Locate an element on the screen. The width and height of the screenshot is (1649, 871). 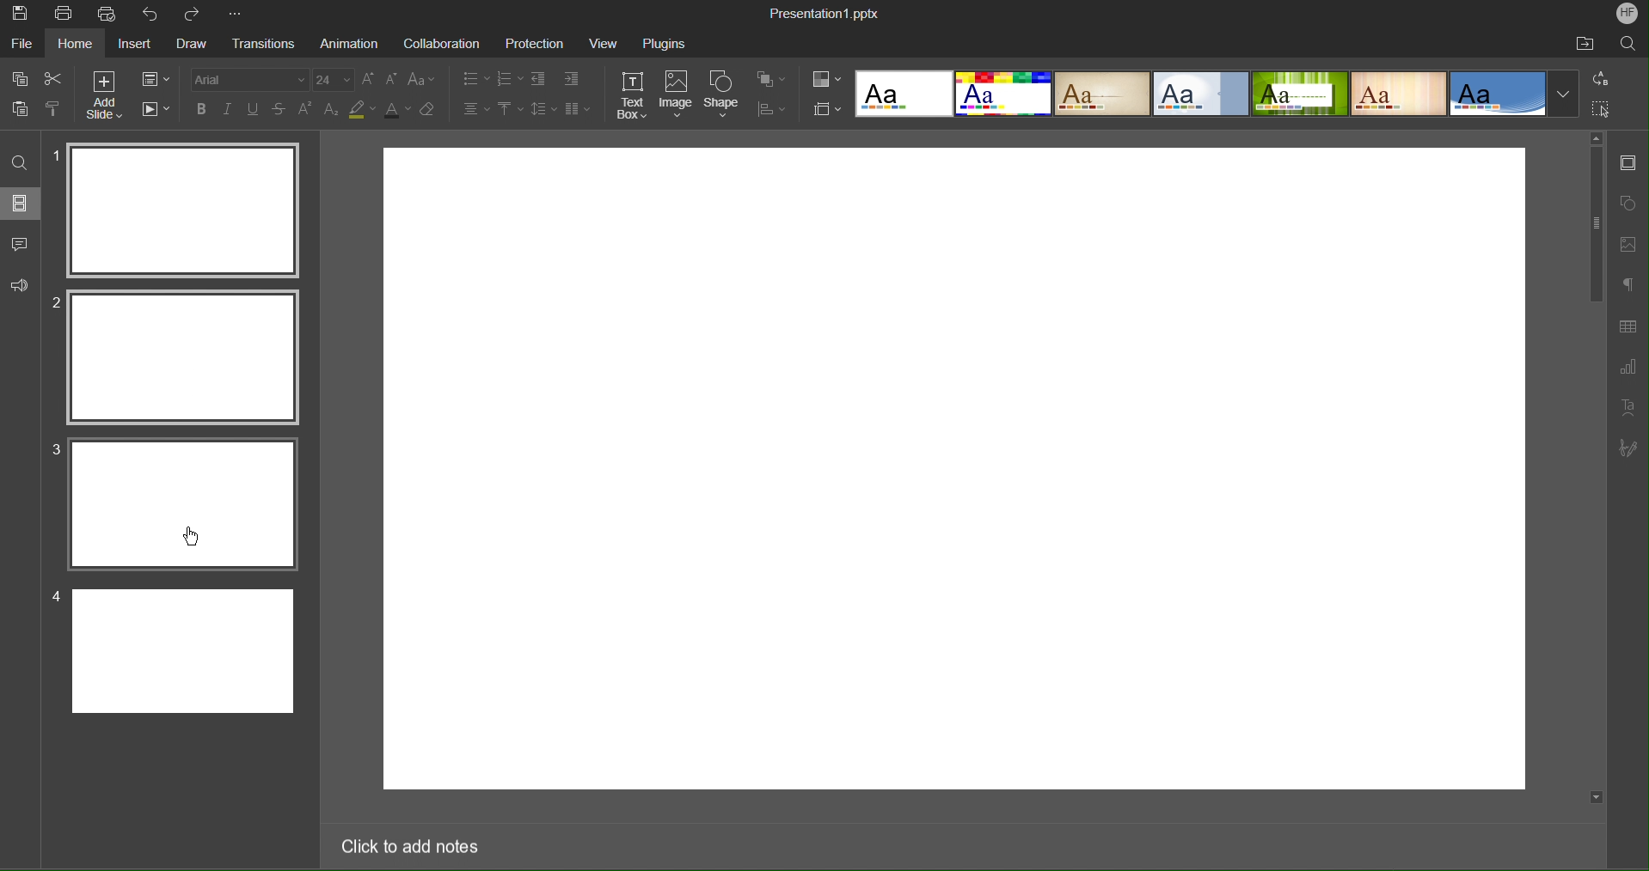
Distribute is located at coordinates (769, 107).